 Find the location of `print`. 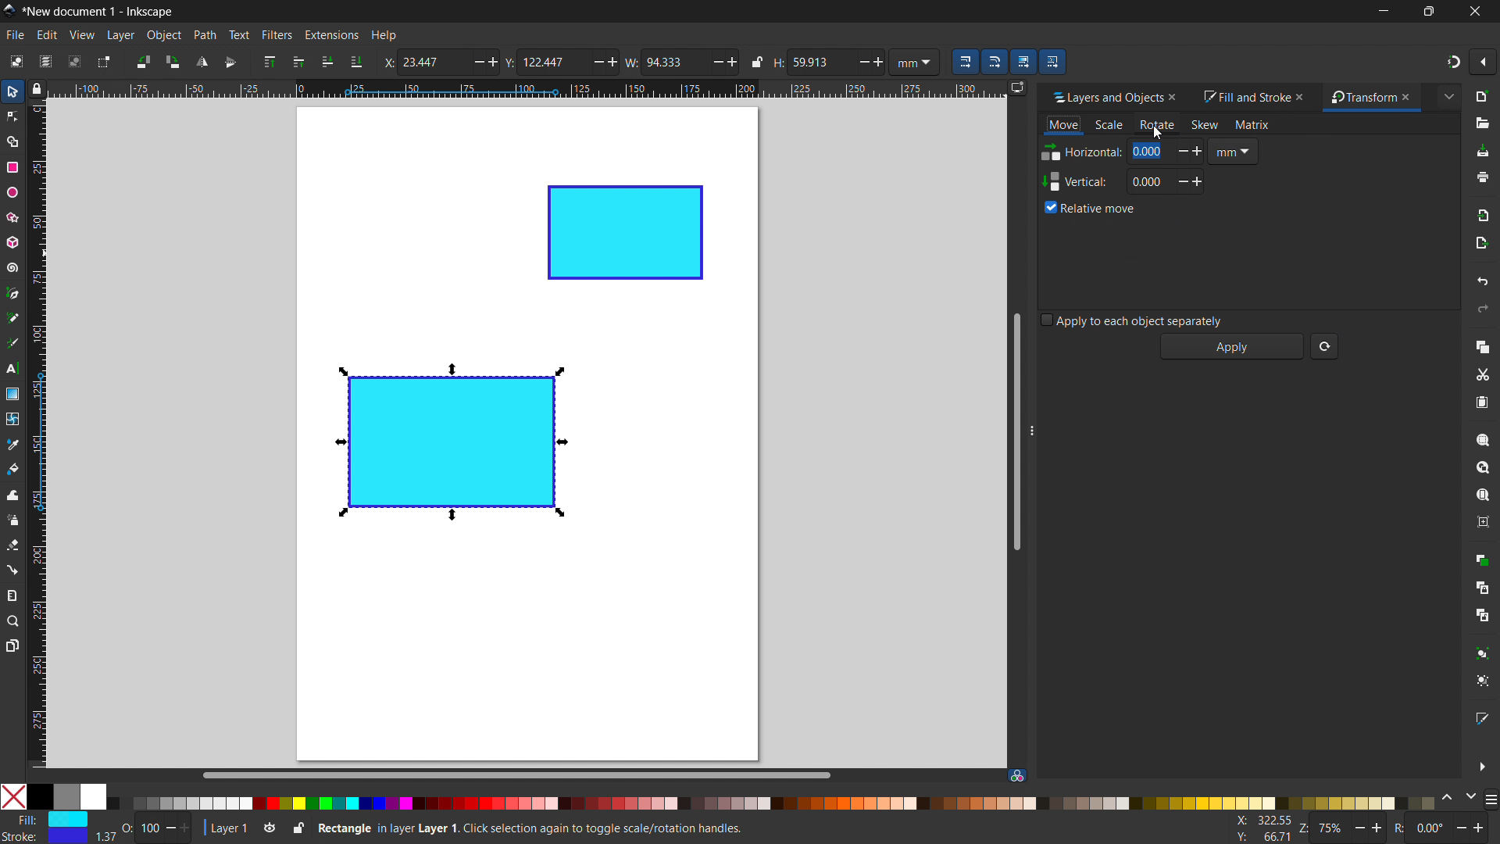

print is located at coordinates (1484, 177).